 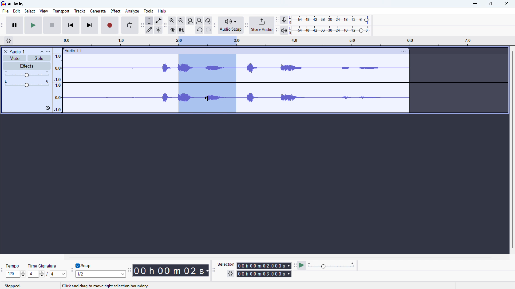 I want to click on pan: centre, so click(x=27, y=84).